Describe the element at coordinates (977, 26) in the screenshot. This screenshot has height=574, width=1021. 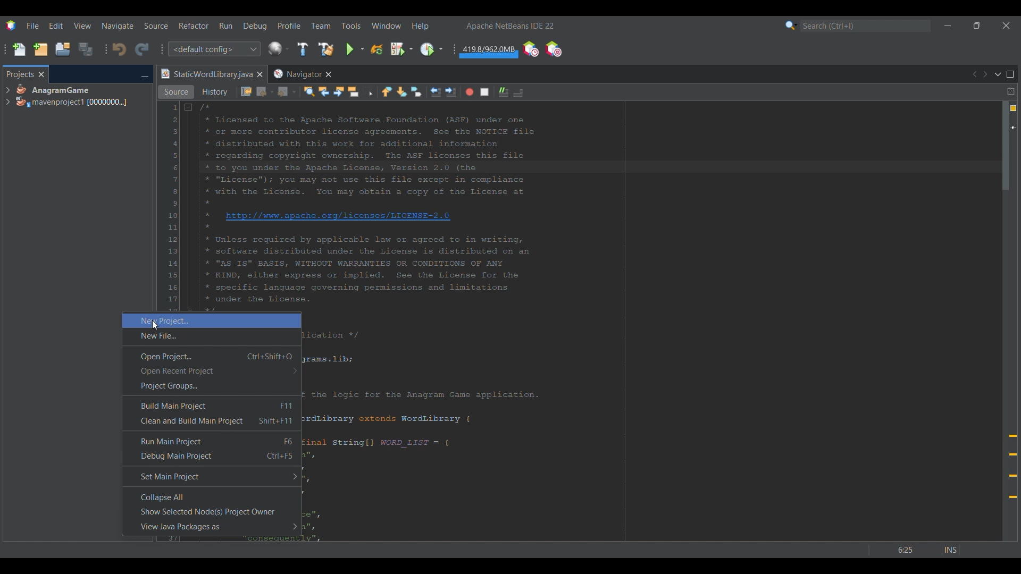
I see `Show in smaller tab` at that location.